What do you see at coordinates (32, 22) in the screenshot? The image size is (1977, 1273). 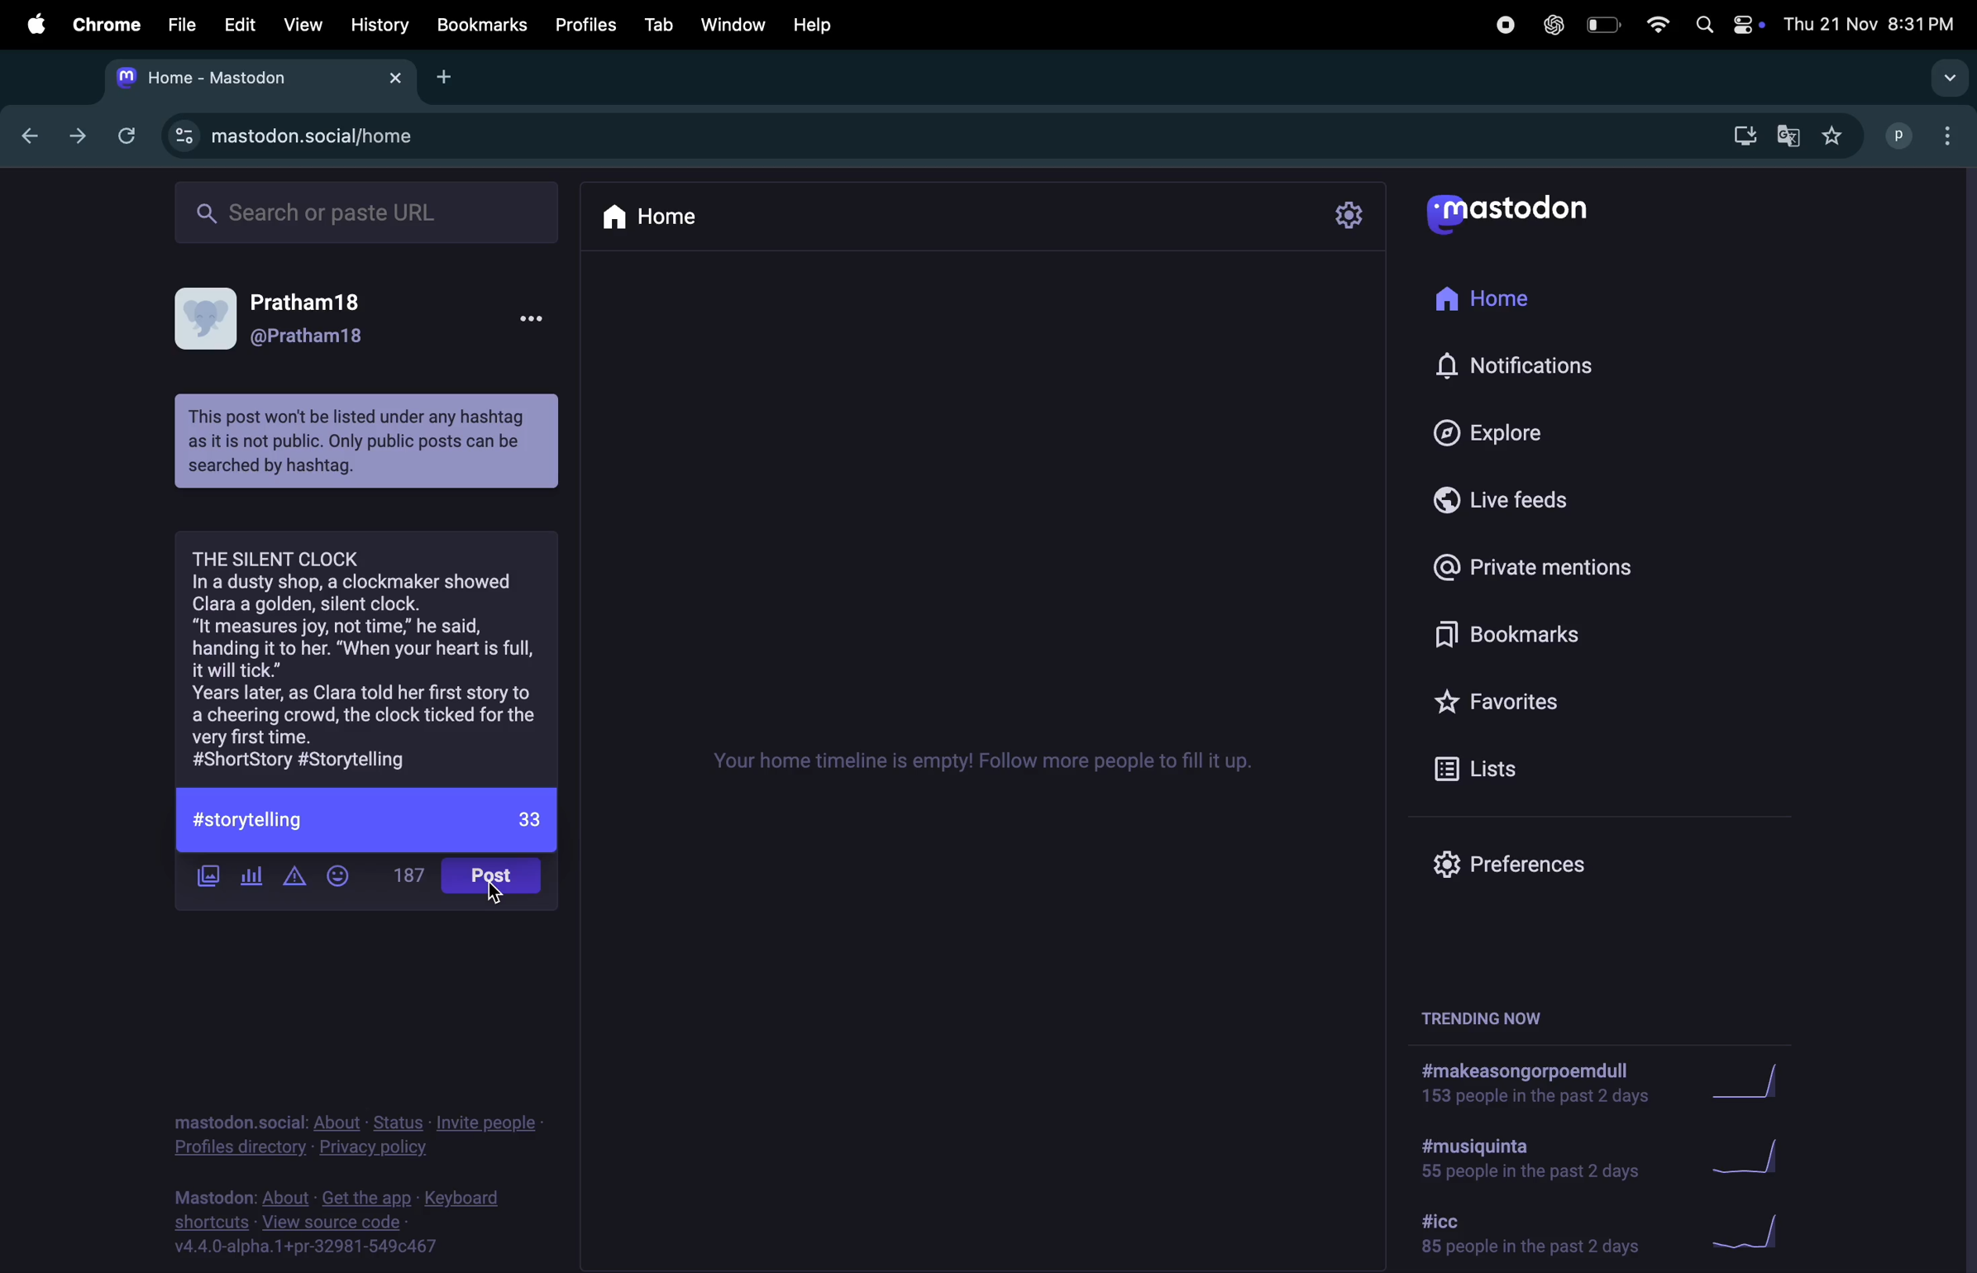 I see `apple menu` at bounding box center [32, 22].